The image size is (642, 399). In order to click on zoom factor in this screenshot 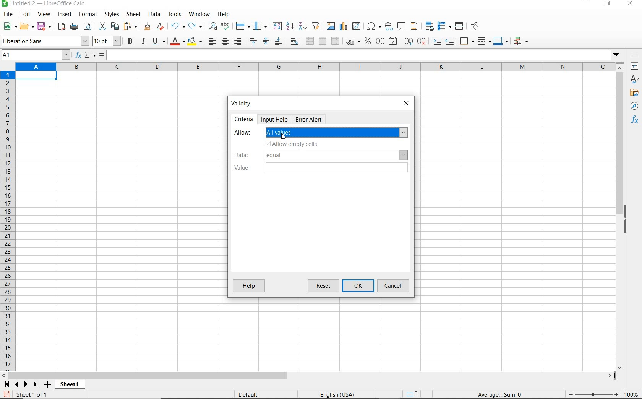, I will do `click(632, 394)`.